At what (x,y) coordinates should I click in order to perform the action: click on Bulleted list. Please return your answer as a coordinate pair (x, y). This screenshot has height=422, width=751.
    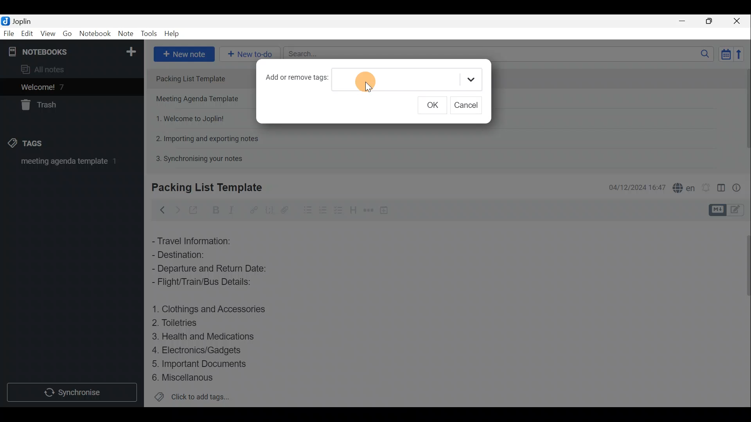
    Looking at the image, I should click on (305, 211).